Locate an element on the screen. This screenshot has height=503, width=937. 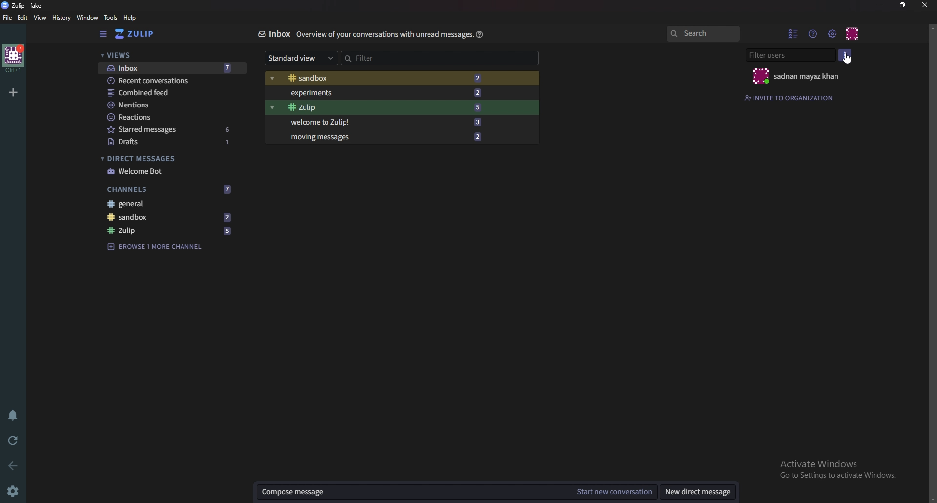
Compose message is located at coordinates (413, 492).